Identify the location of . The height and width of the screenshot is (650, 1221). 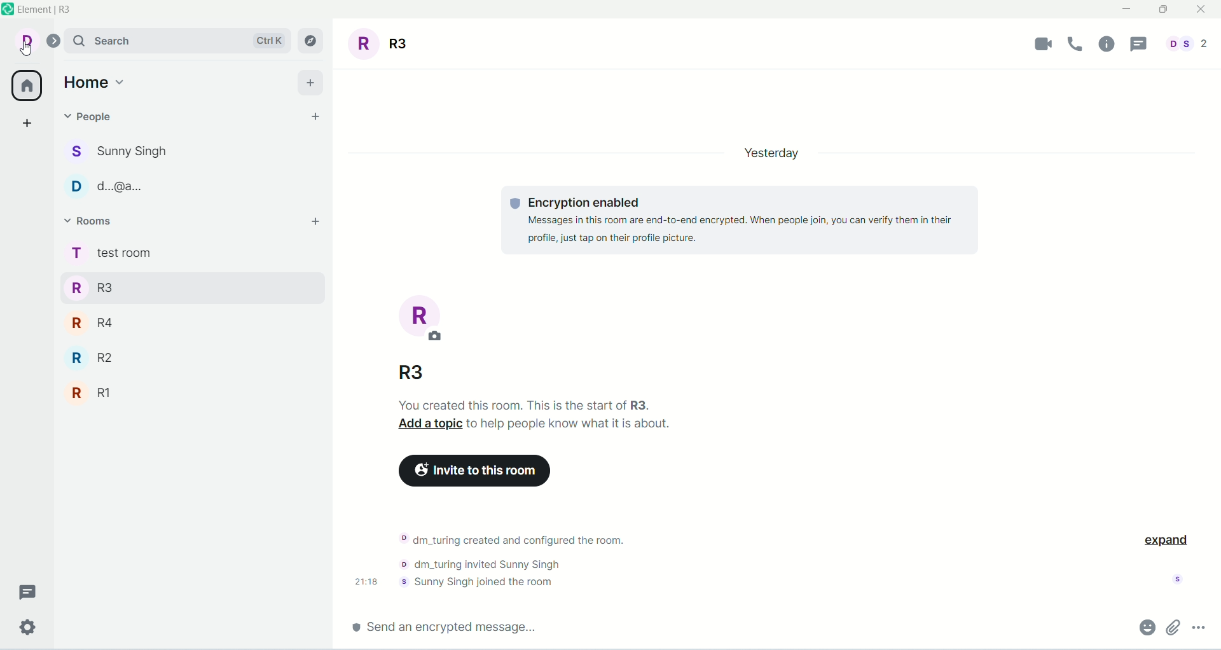
(413, 375).